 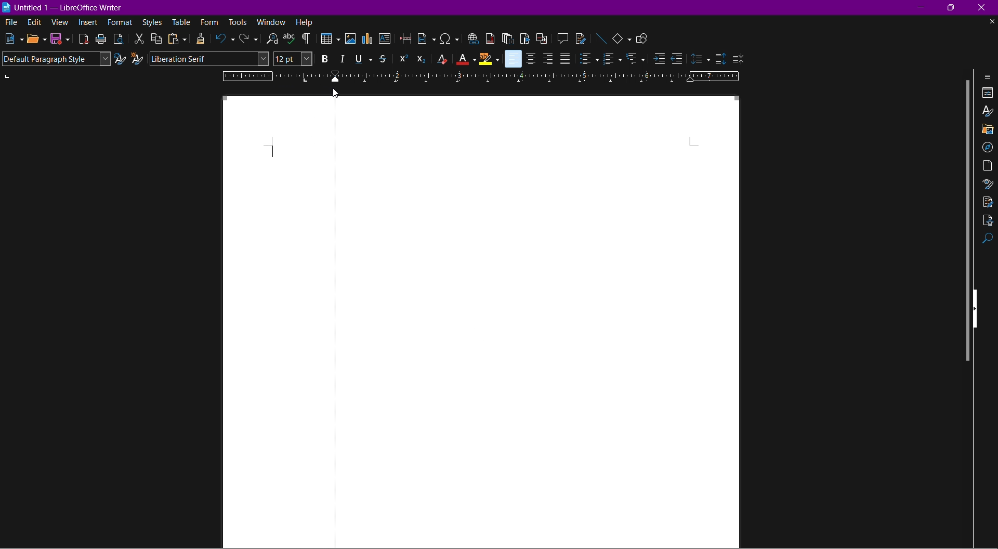 I want to click on Underline, so click(x=363, y=58).